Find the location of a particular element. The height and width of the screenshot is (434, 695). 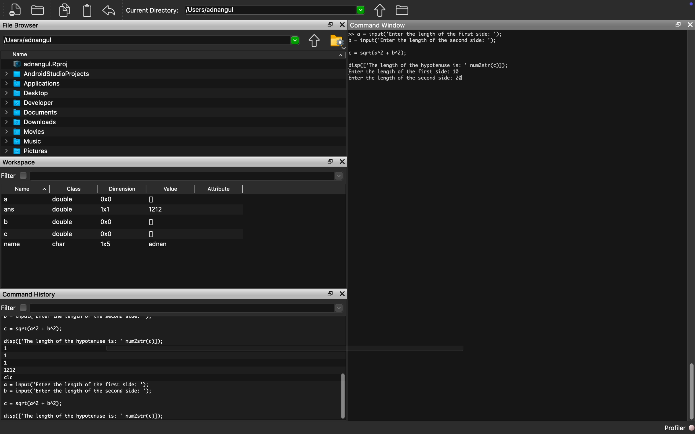

profiler is located at coordinates (673, 428).